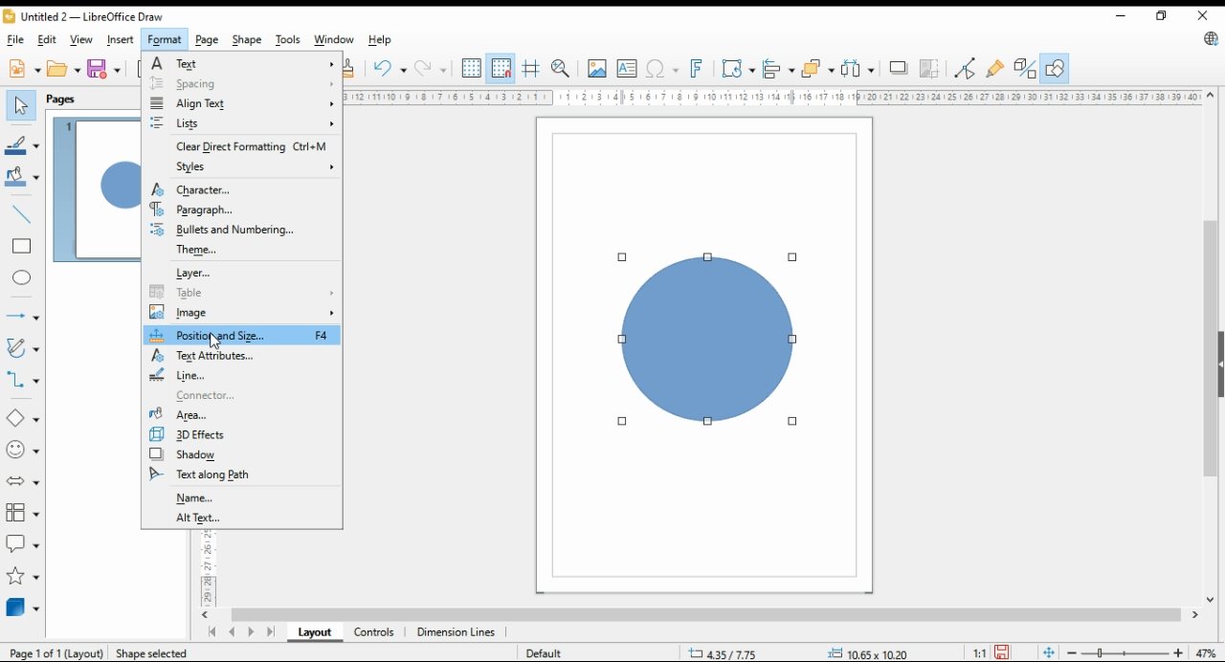 This screenshot has height=662, width=1225. I want to click on help, so click(383, 40).